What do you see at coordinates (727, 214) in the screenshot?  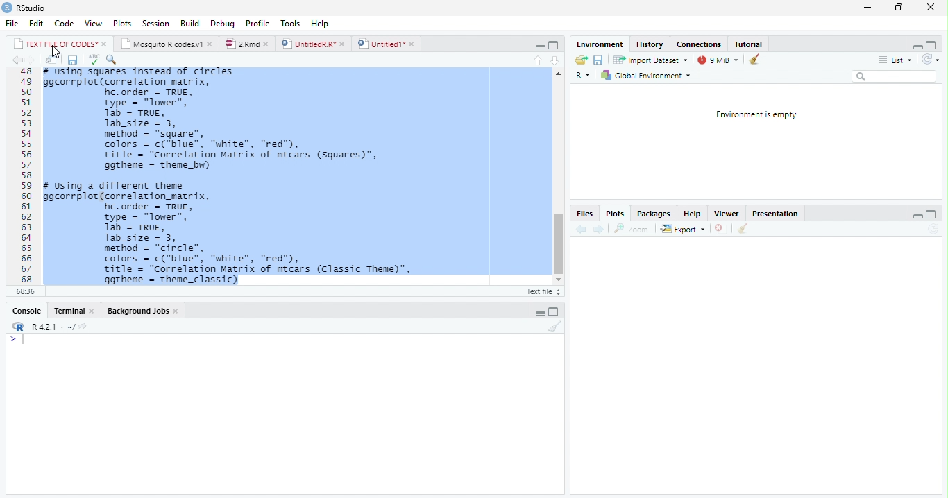 I see `Viewer` at bounding box center [727, 214].